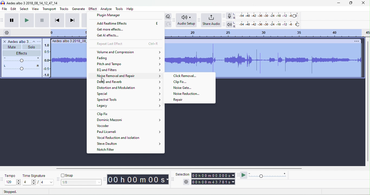  What do you see at coordinates (238, 176) in the screenshot?
I see `play at speed tool bra` at bounding box center [238, 176].